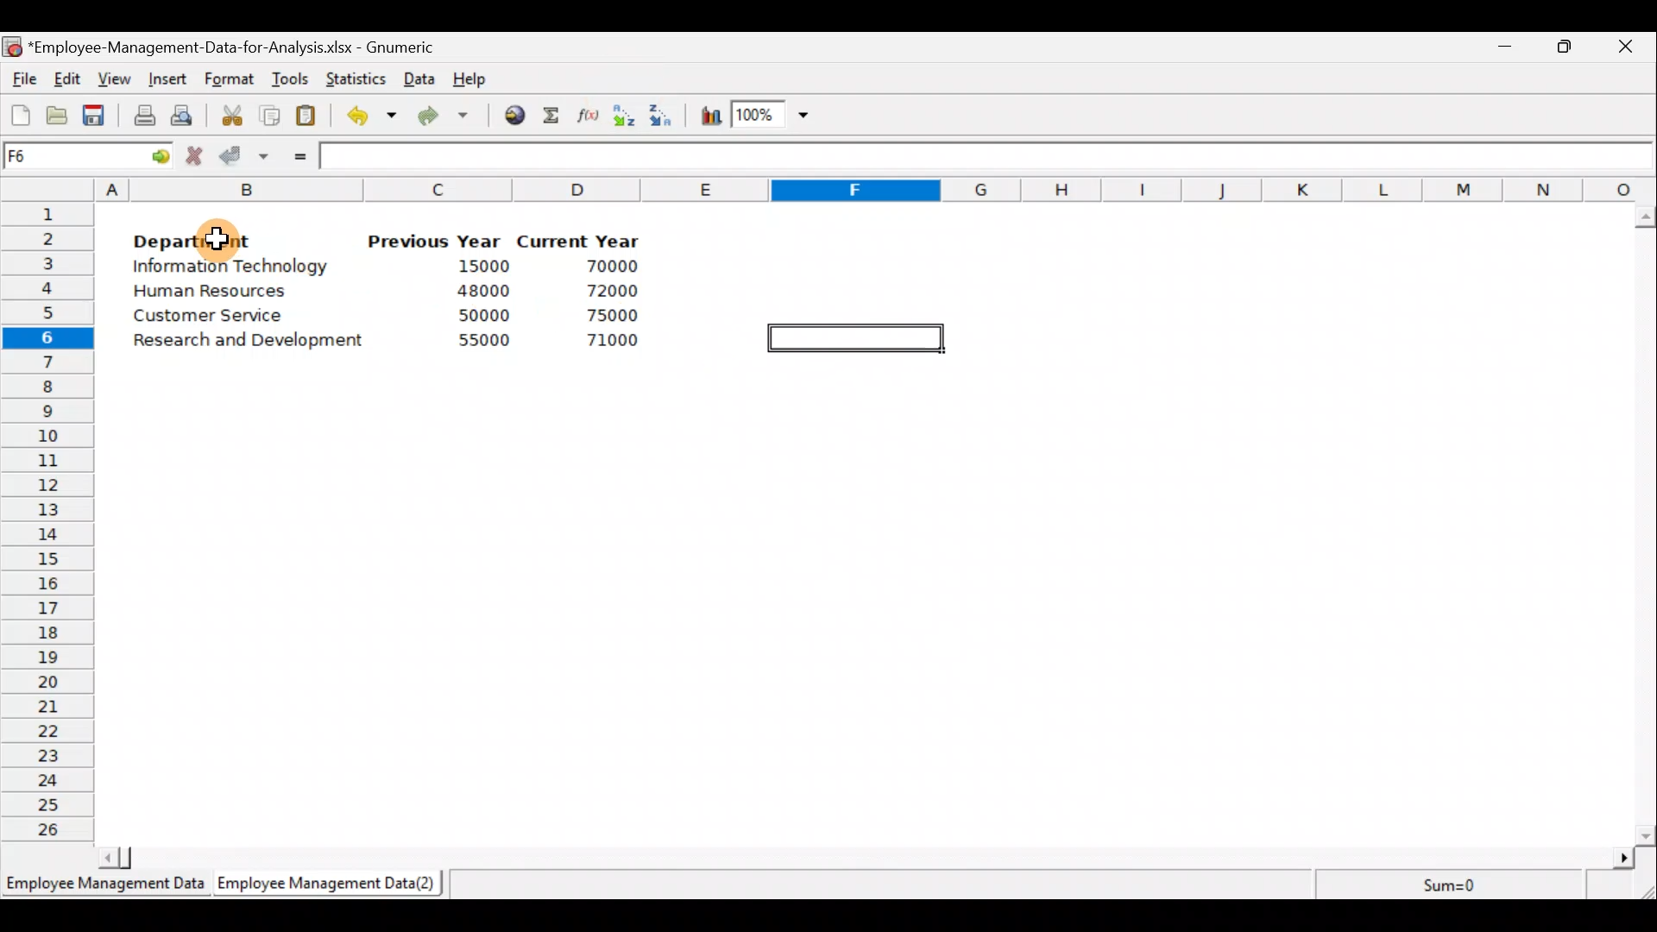  I want to click on Insert a chart, so click(707, 117).